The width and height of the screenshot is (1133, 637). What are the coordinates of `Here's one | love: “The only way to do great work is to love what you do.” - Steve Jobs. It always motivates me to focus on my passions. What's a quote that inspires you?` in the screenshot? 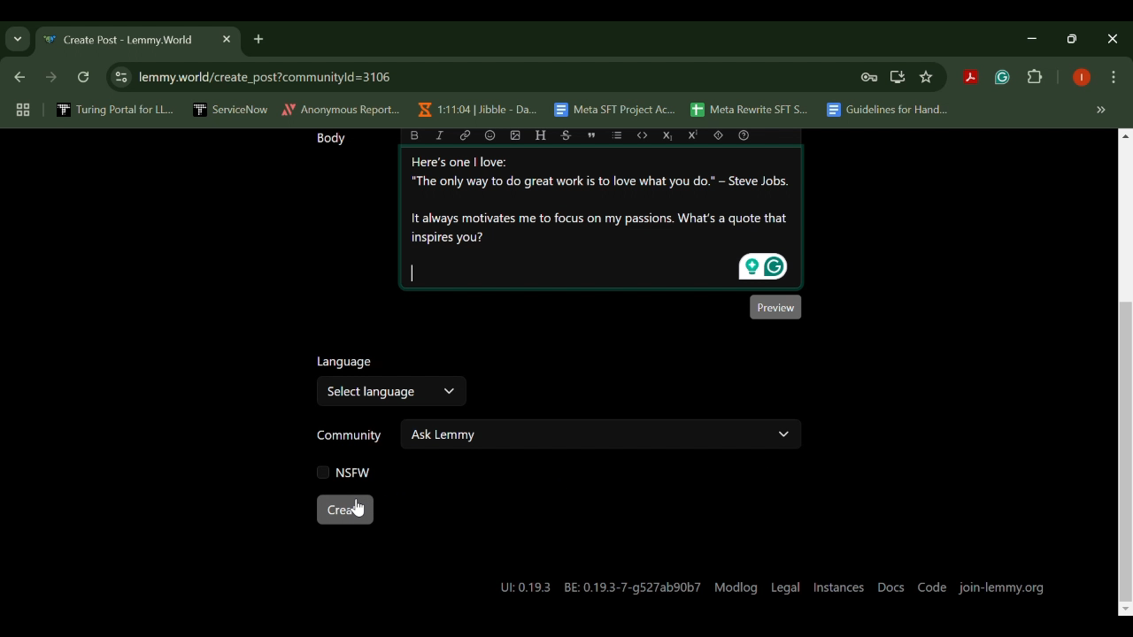 It's located at (604, 219).